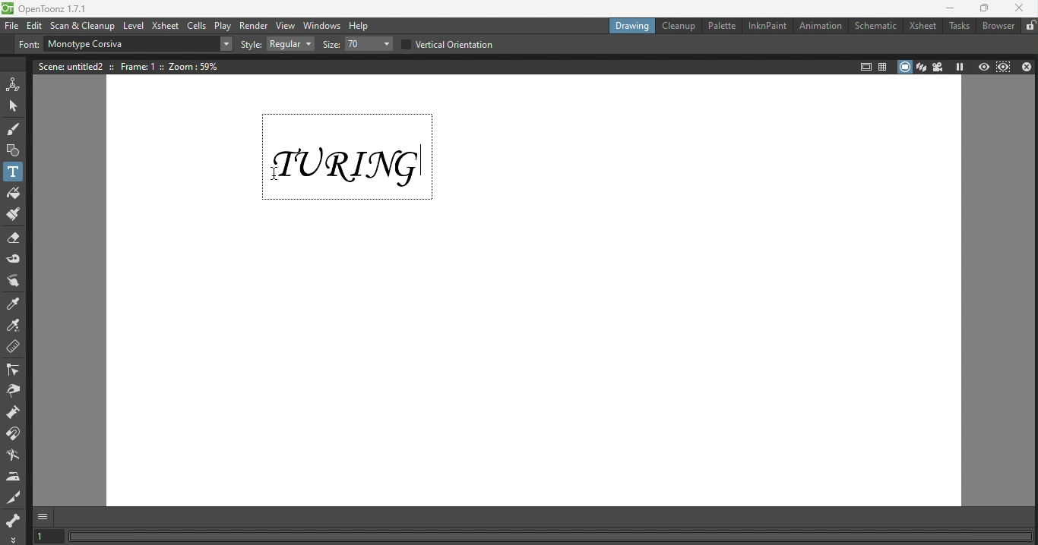  I want to click on Safe area, so click(866, 66).